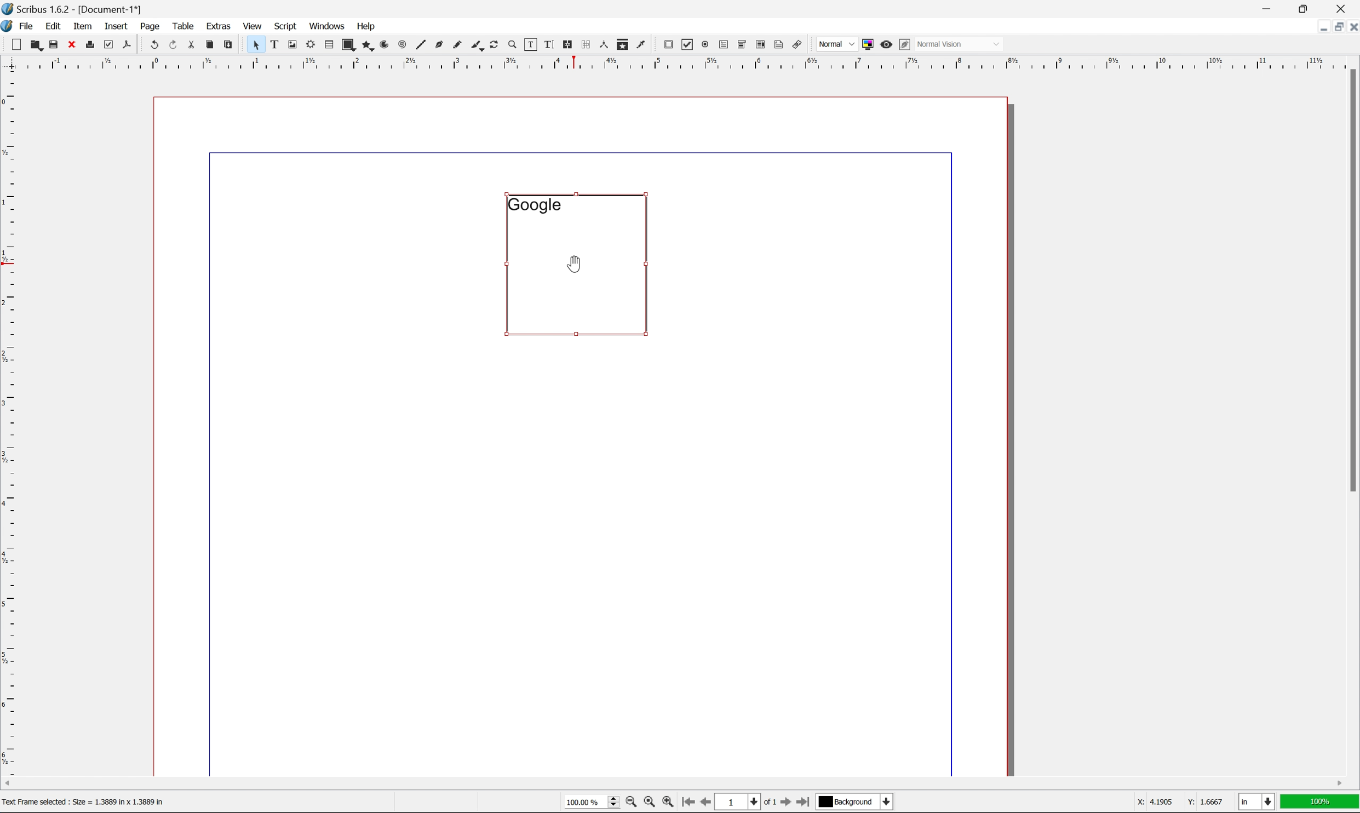  What do you see at coordinates (779, 44) in the screenshot?
I see `text annotation` at bounding box center [779, 44].